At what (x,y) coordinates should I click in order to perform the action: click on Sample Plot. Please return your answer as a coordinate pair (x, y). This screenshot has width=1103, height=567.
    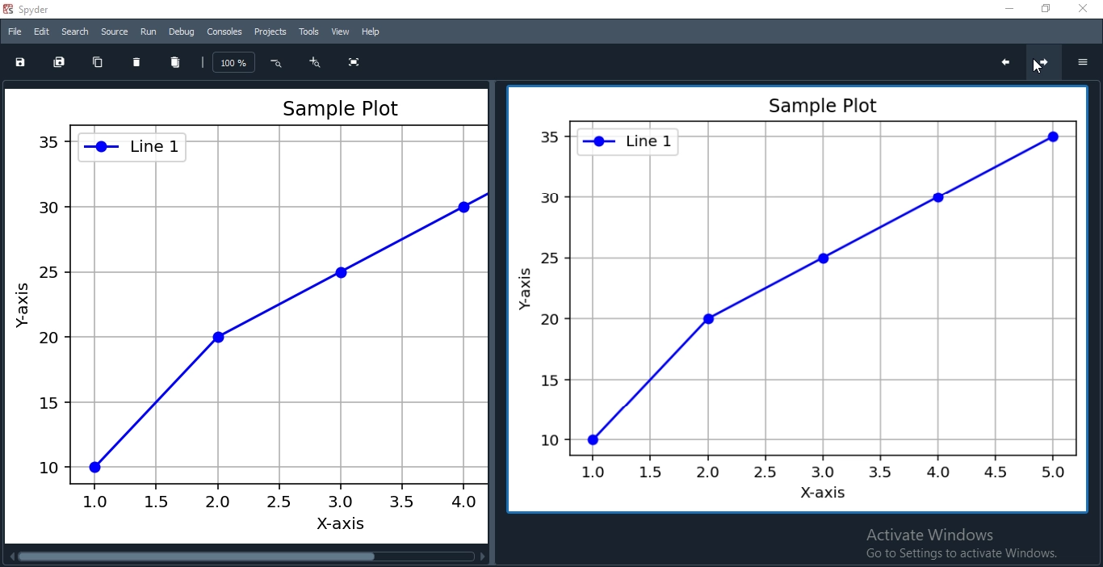
    Looking at the image, I should click on (792, 300).